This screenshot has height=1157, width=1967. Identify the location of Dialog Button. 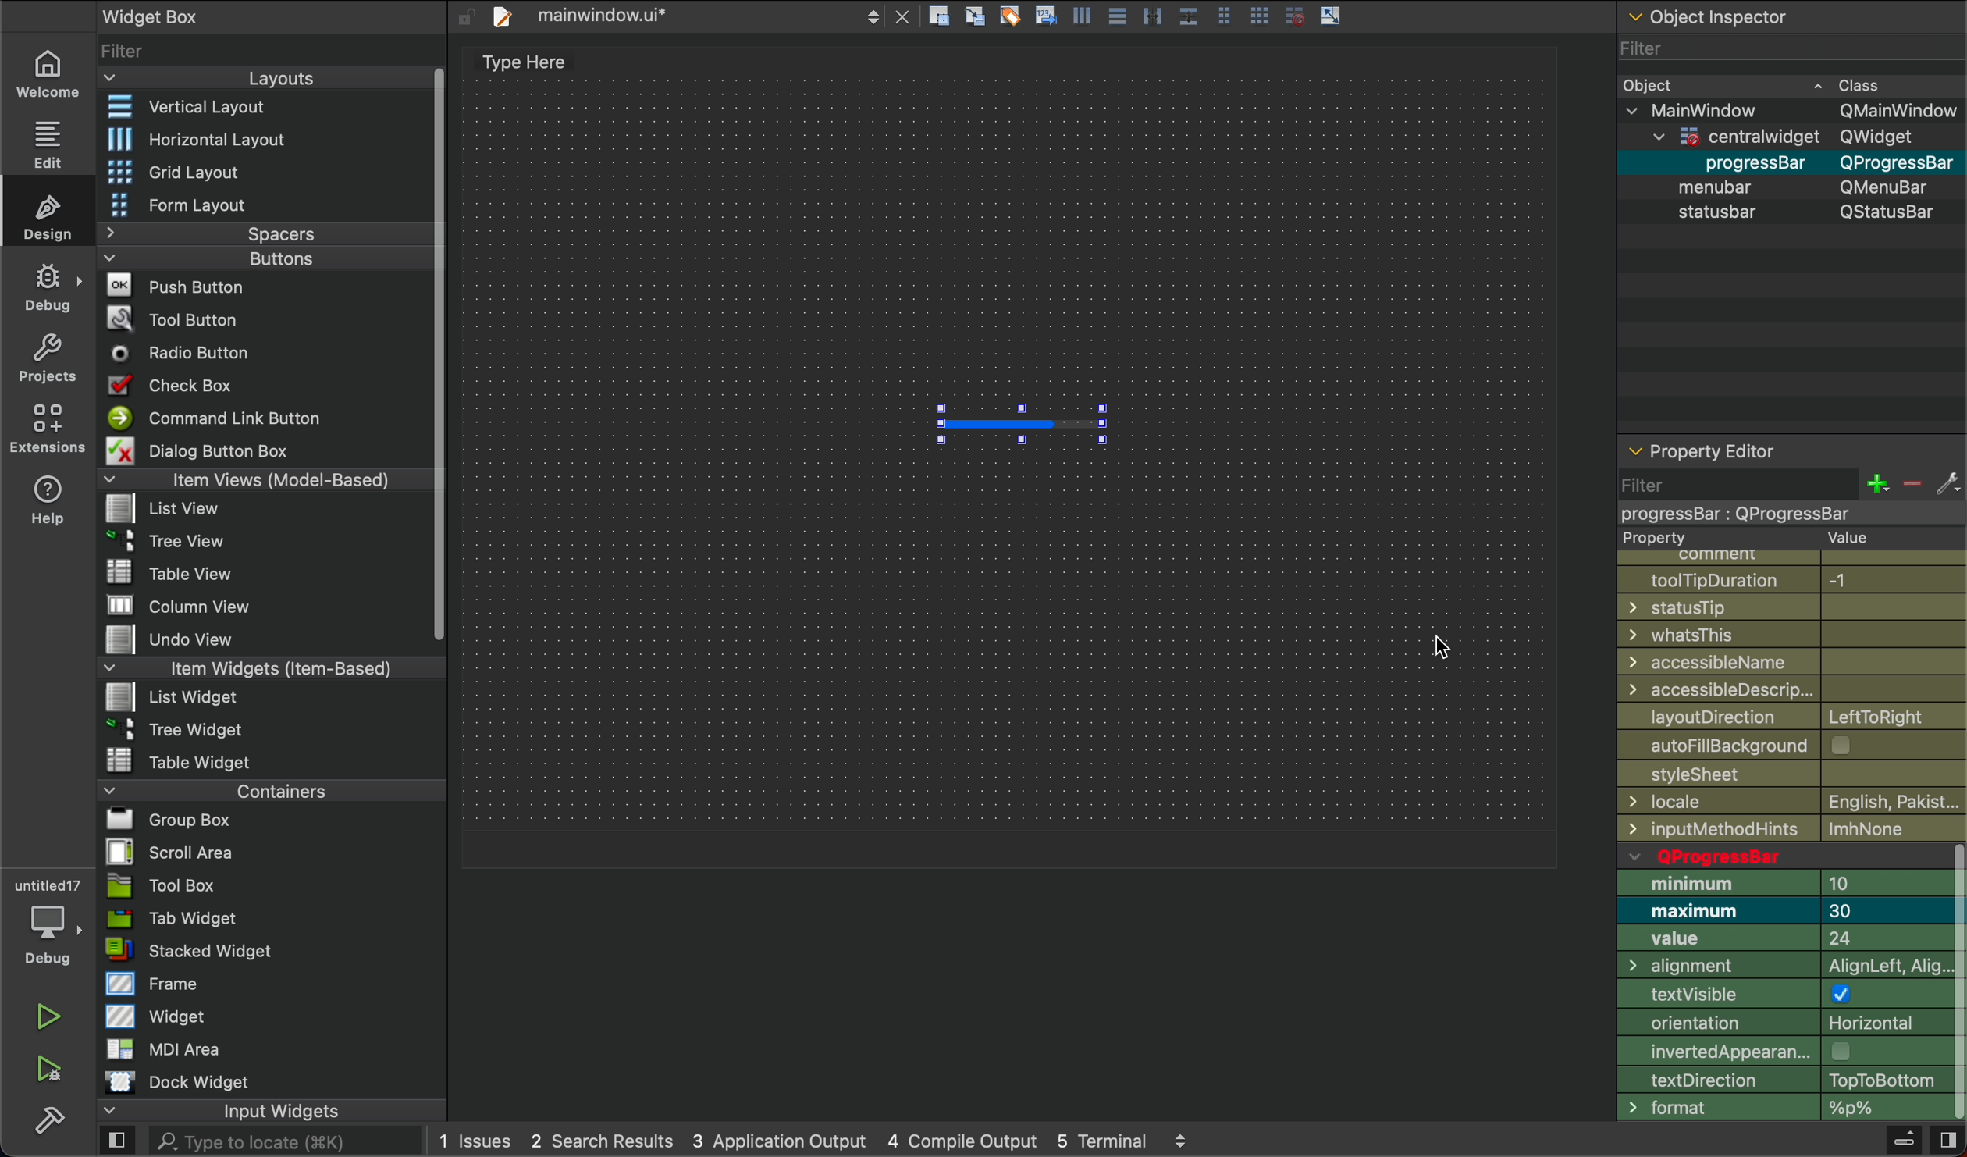
(216, 450).